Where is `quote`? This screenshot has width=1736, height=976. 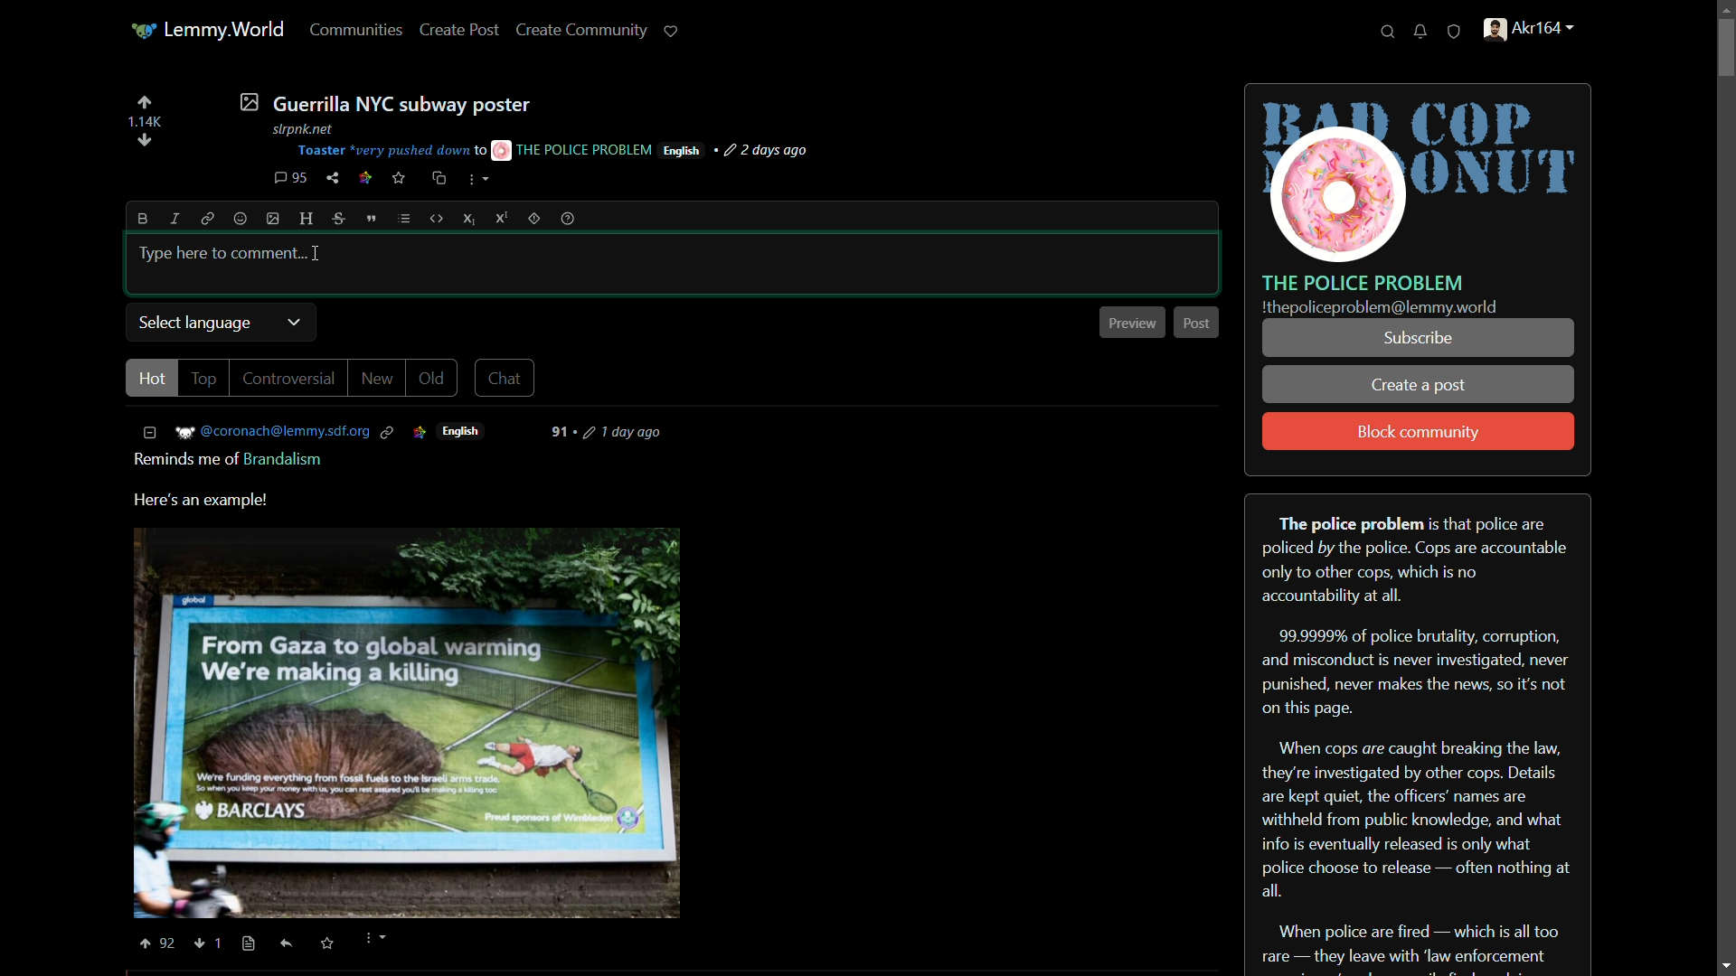
quote is located at coordinates (373, 219).